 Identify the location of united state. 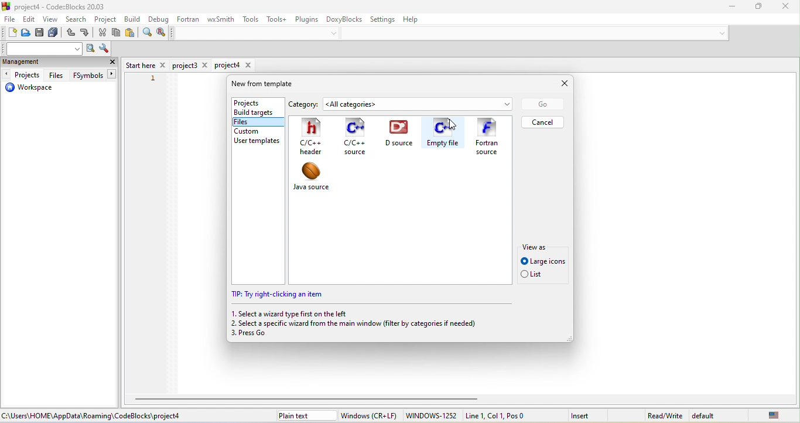
(765, 415).